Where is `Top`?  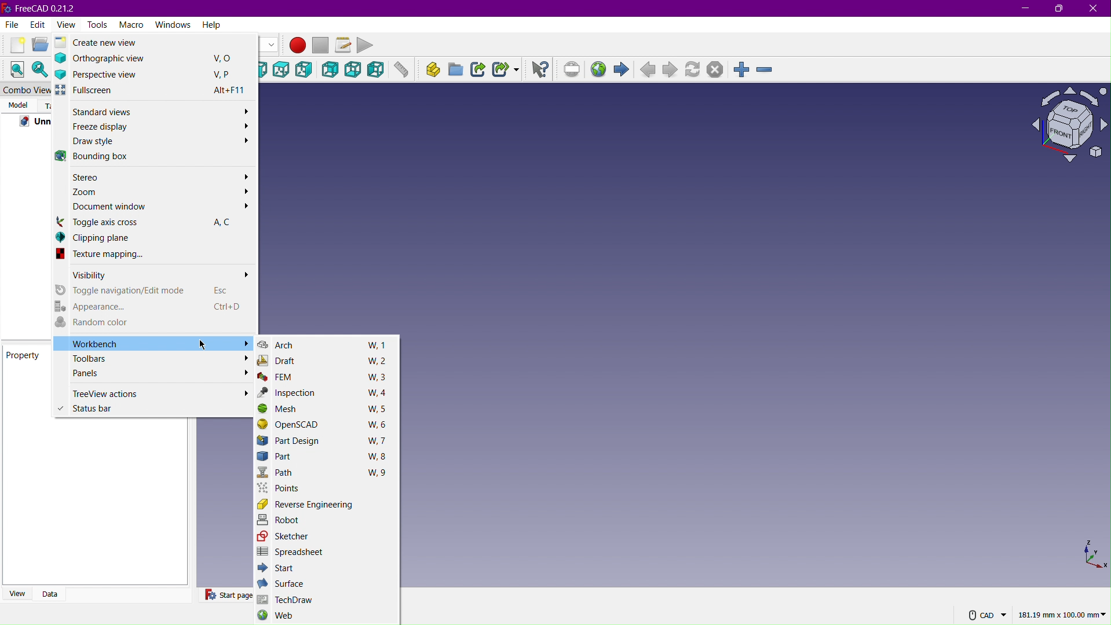
Top is located at coordinates (281, 69).